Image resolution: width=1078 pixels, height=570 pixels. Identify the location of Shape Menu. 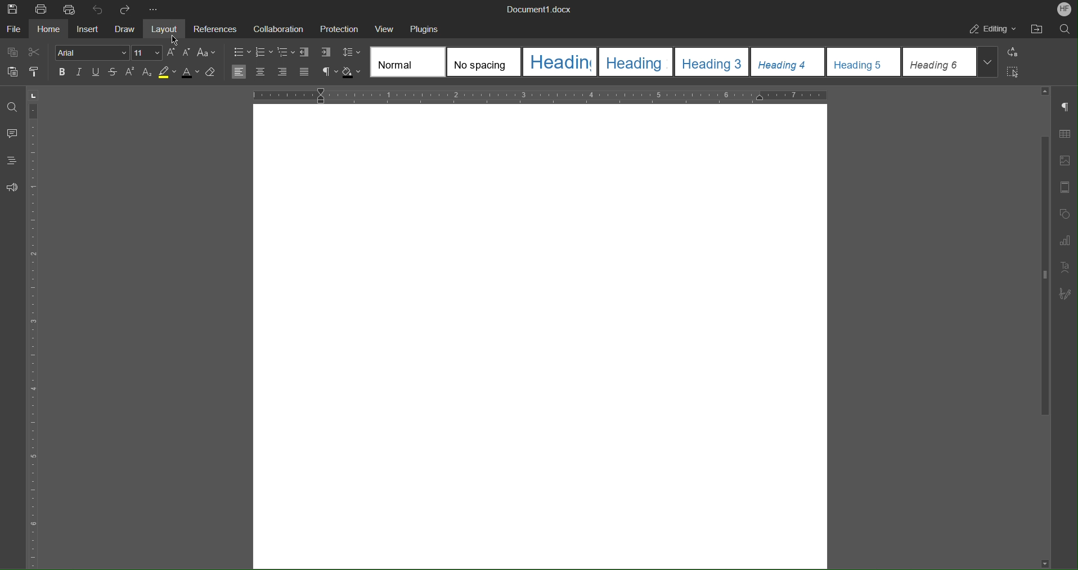
(1063, 215).